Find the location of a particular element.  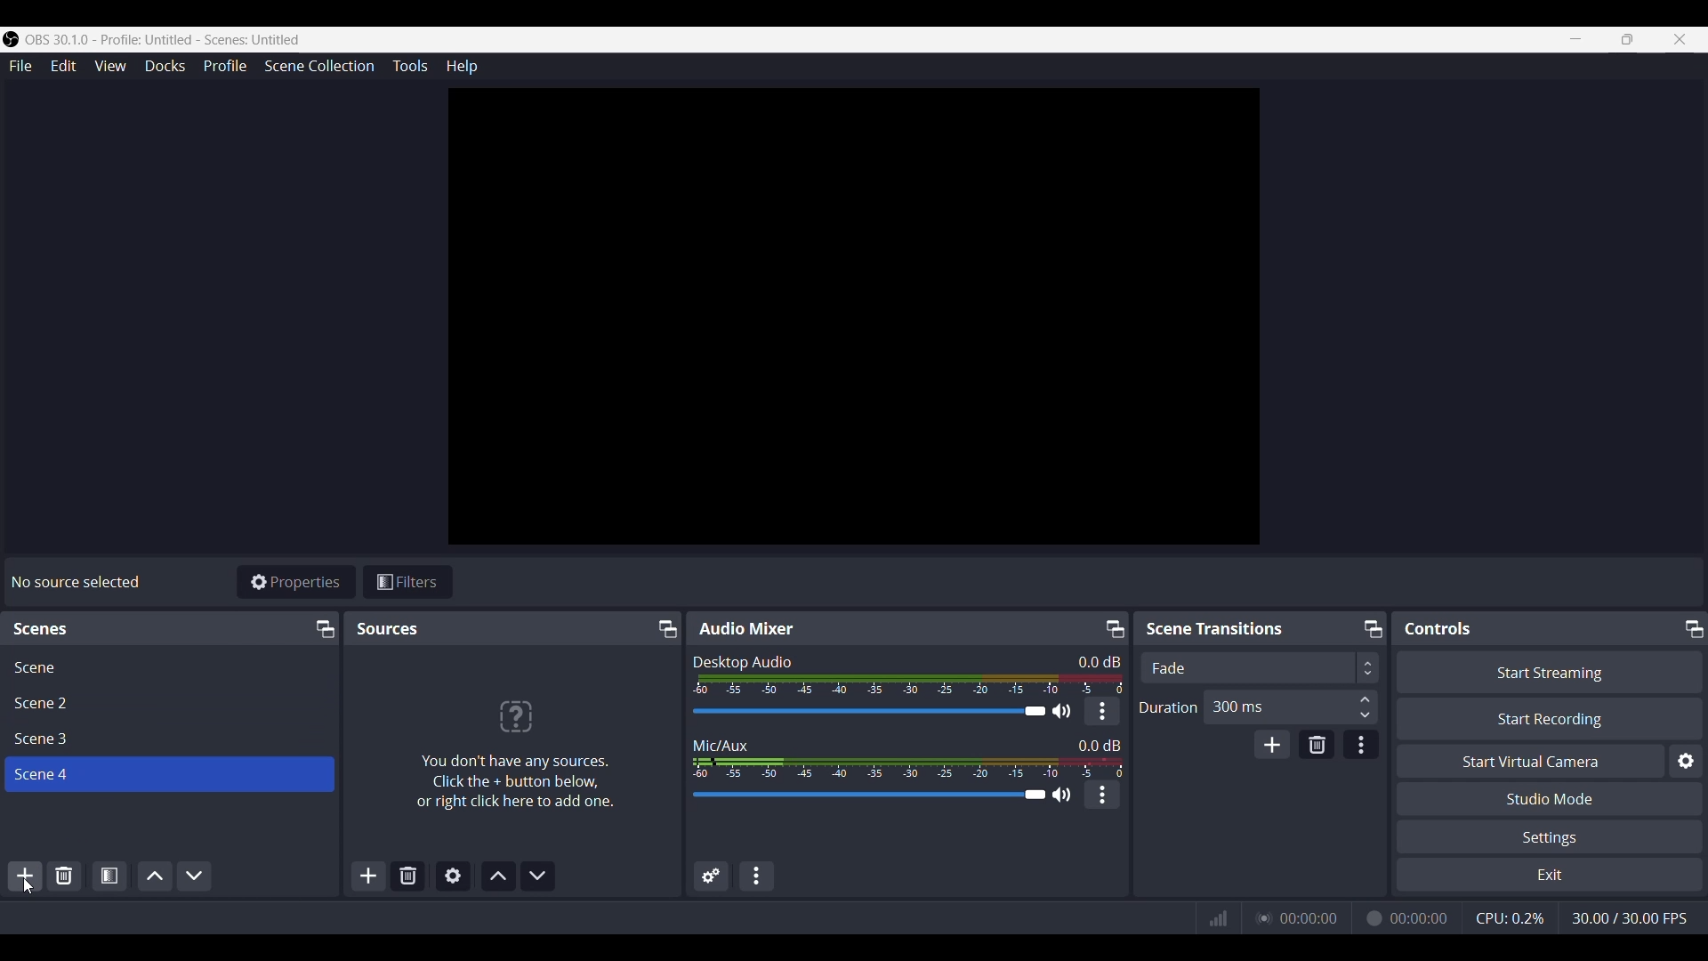

Docks is located at coordinates (165, 66).